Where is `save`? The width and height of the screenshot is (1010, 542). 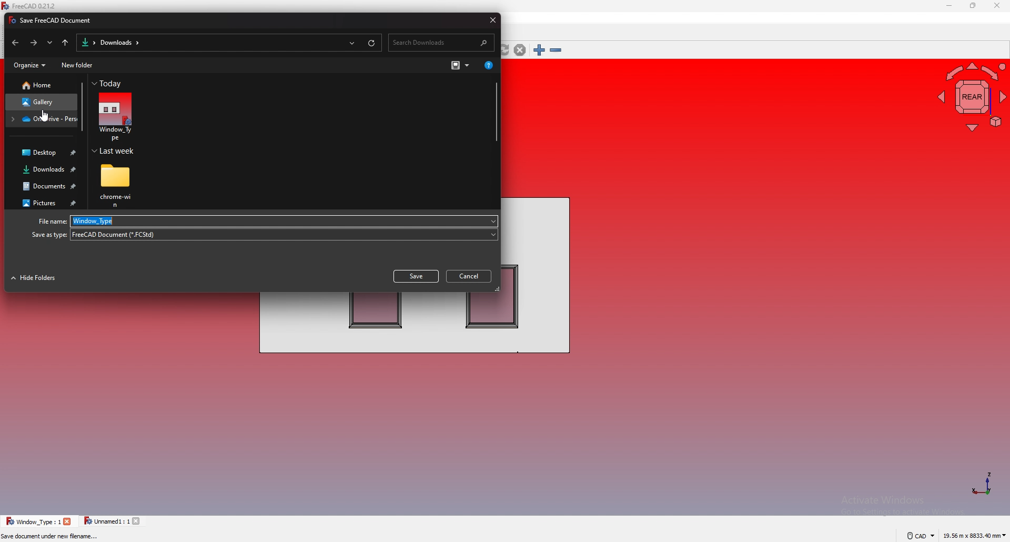 save is located at coordinates (416, 276).